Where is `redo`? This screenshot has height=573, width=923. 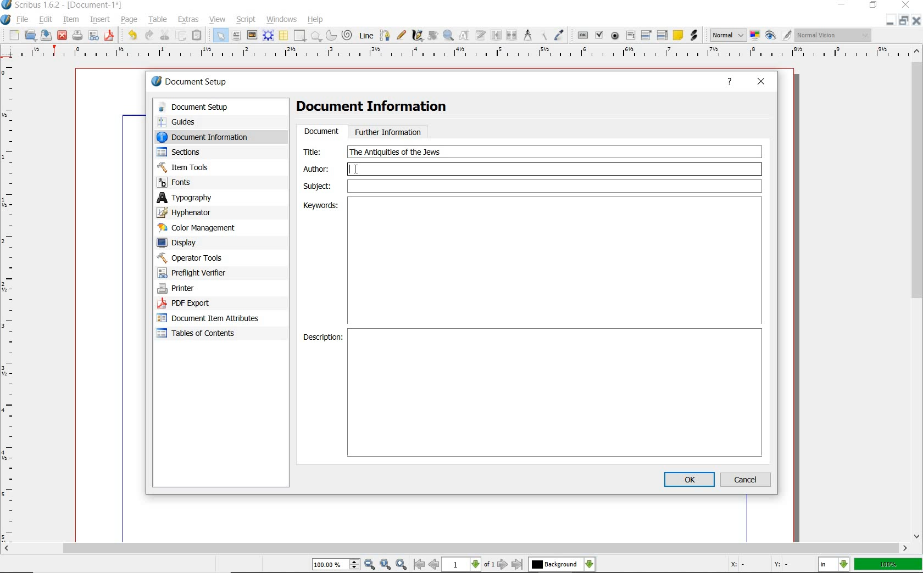
redo is located at coordinates (150, 36).